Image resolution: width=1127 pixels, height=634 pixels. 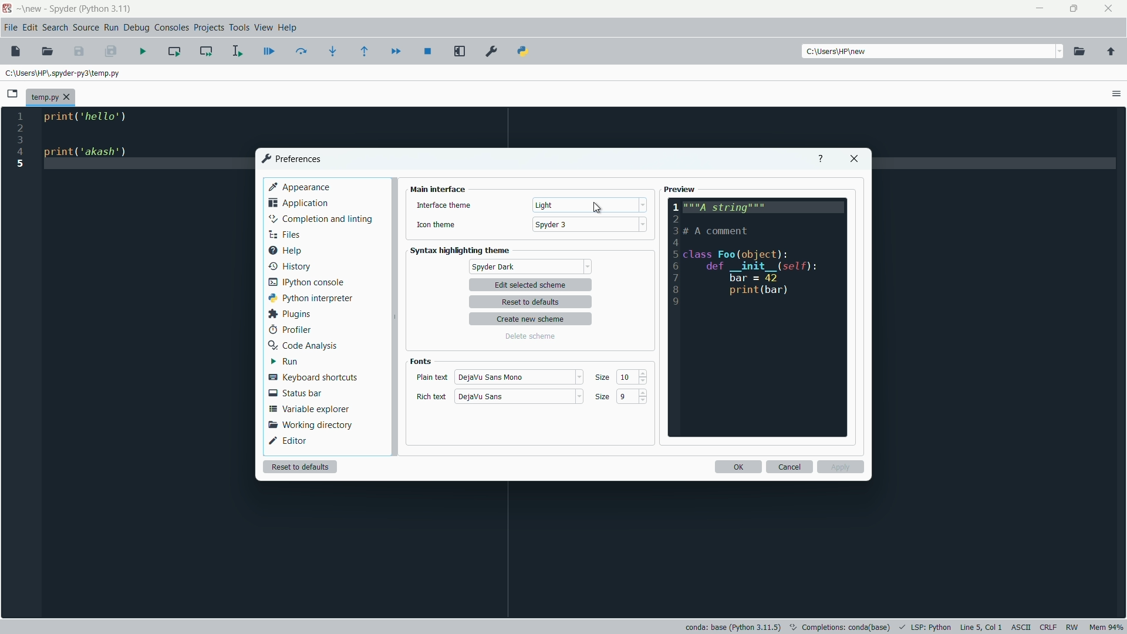 I want to click on LSP:Python, so click(x=932, y=627).